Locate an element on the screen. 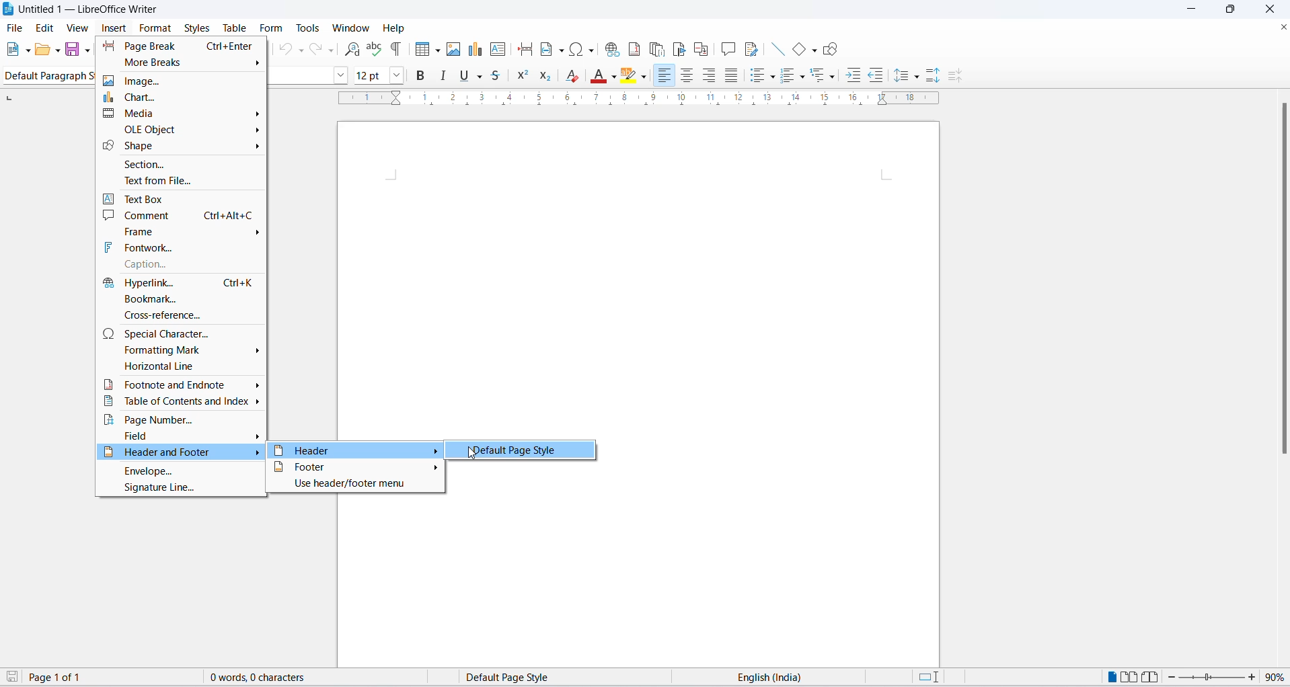  cross-reference is located at coordinates (178, 315).